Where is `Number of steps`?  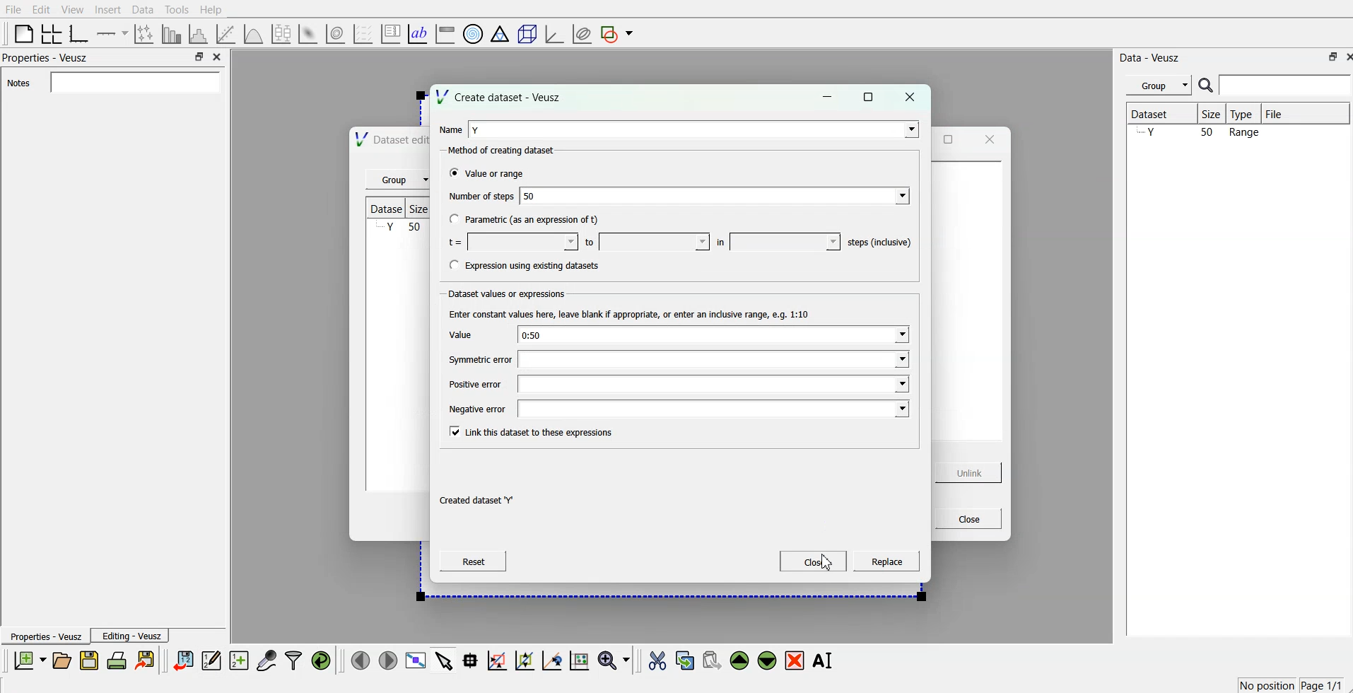
Number of steps is located at coordinates (479, 197).